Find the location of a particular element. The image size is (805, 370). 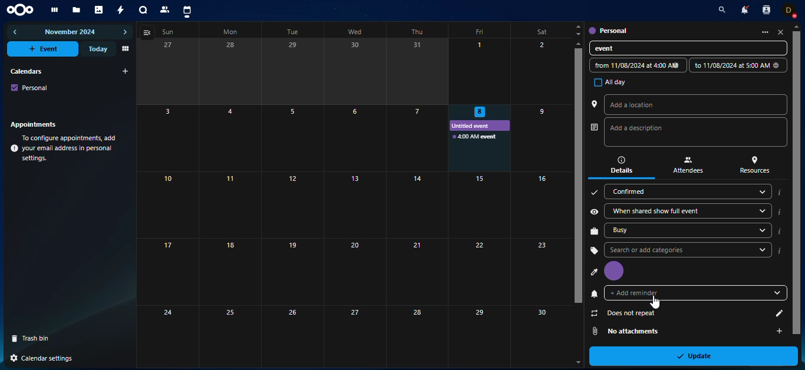

 is located at coordinates (52, 359).